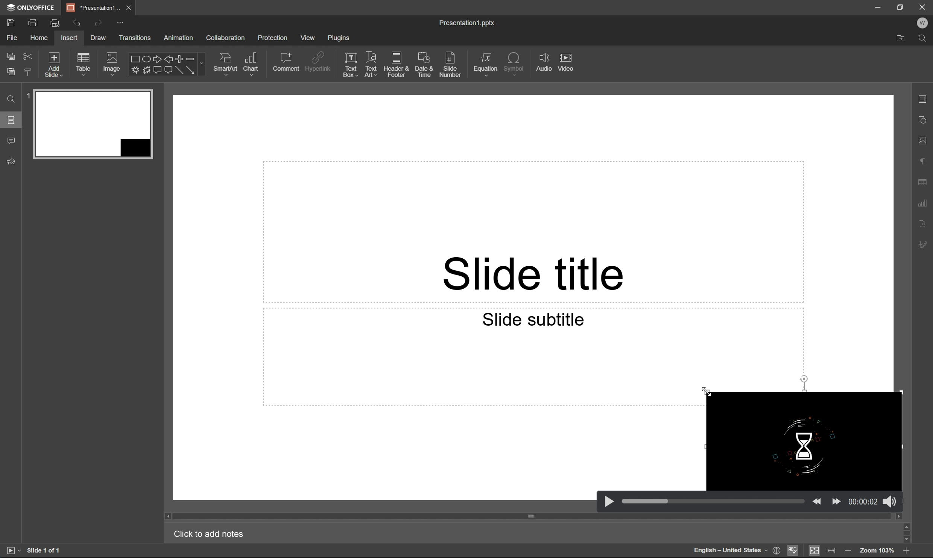 The image size is (933, 558). I want to click on slides, so click(11, 121).